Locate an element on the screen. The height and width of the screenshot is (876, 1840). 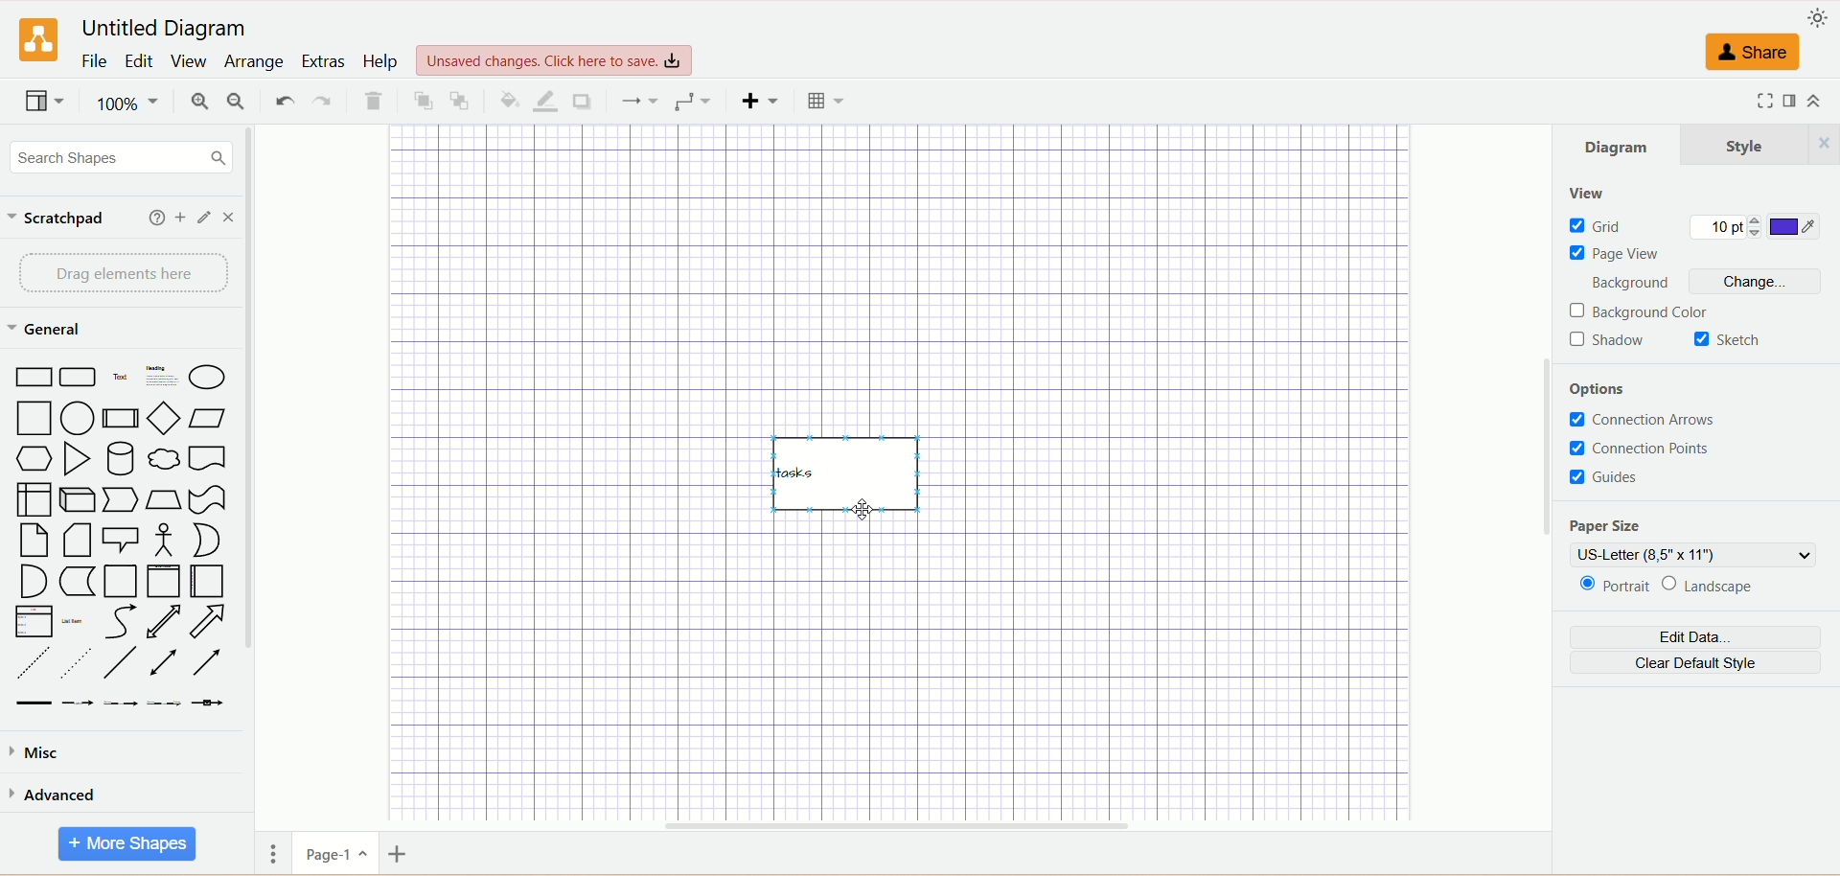
horizontal scroll bar is located at coordinates (901, 823).